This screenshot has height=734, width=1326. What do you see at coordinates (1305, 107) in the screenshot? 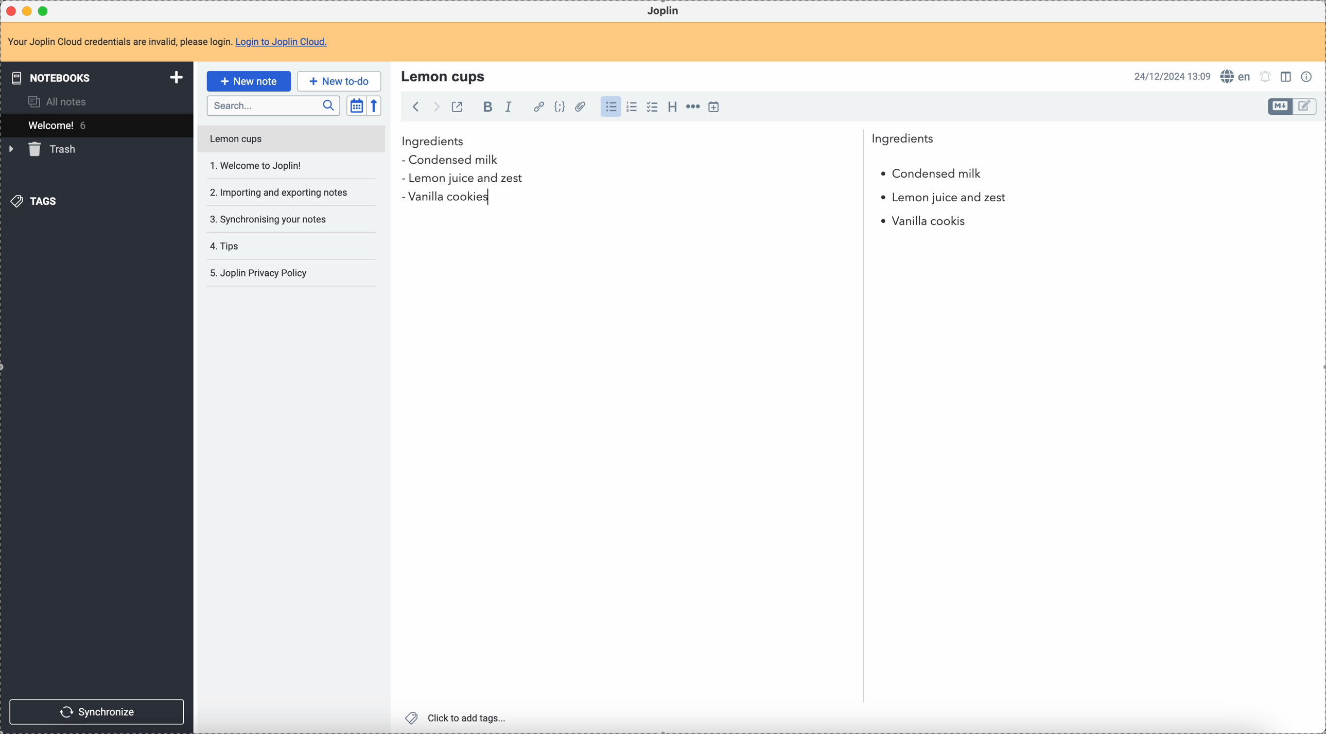
I see `toggle edit layout` at bounding box center [1305, 107].